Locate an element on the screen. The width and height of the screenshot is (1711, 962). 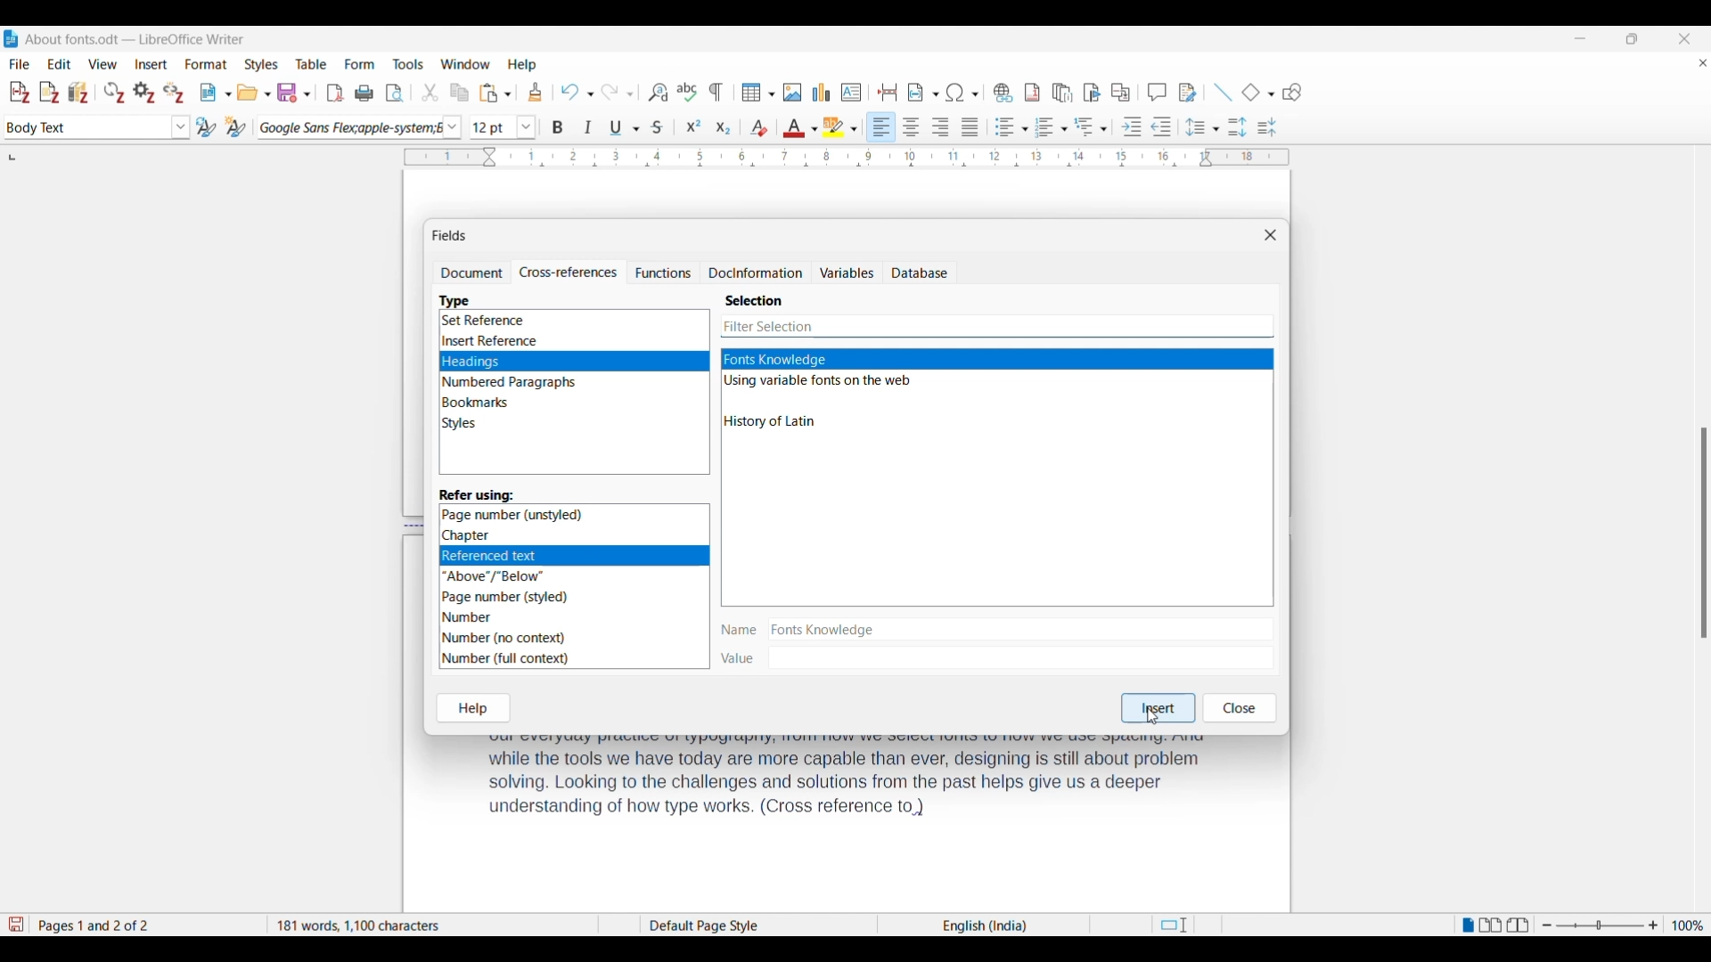
Check spelling is located at coordinates (686, 92).